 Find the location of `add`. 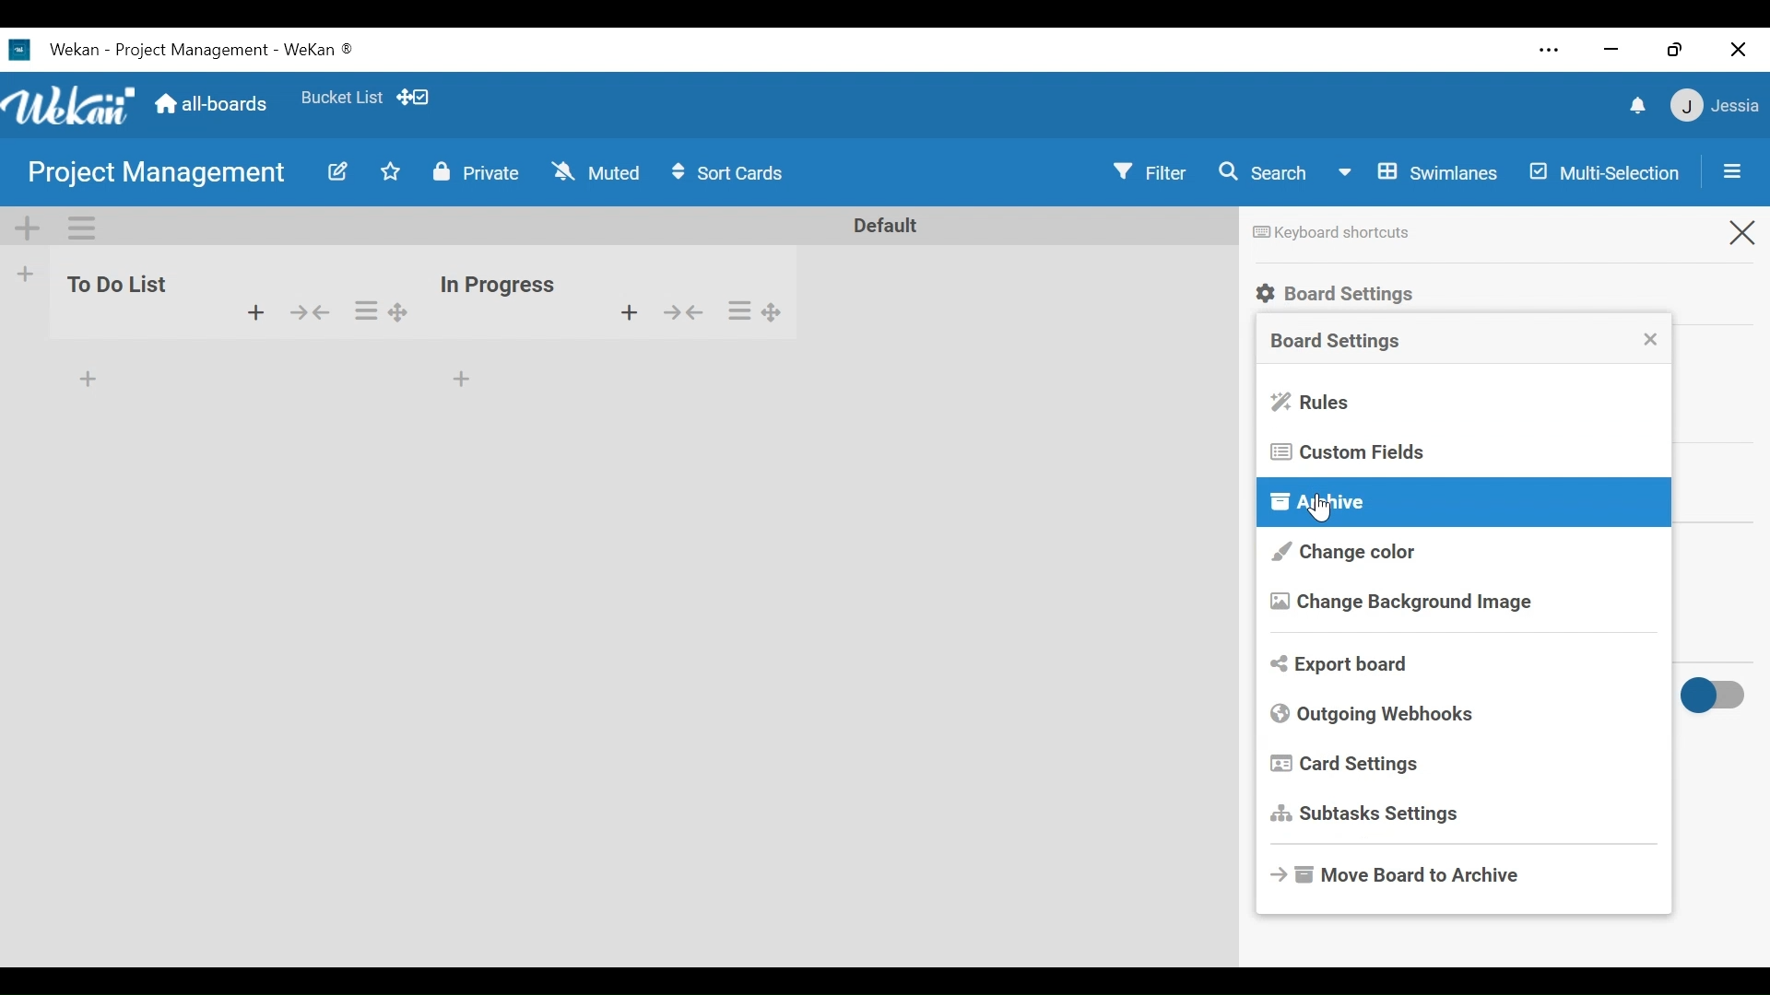

add is located at coordinates (461, 384).